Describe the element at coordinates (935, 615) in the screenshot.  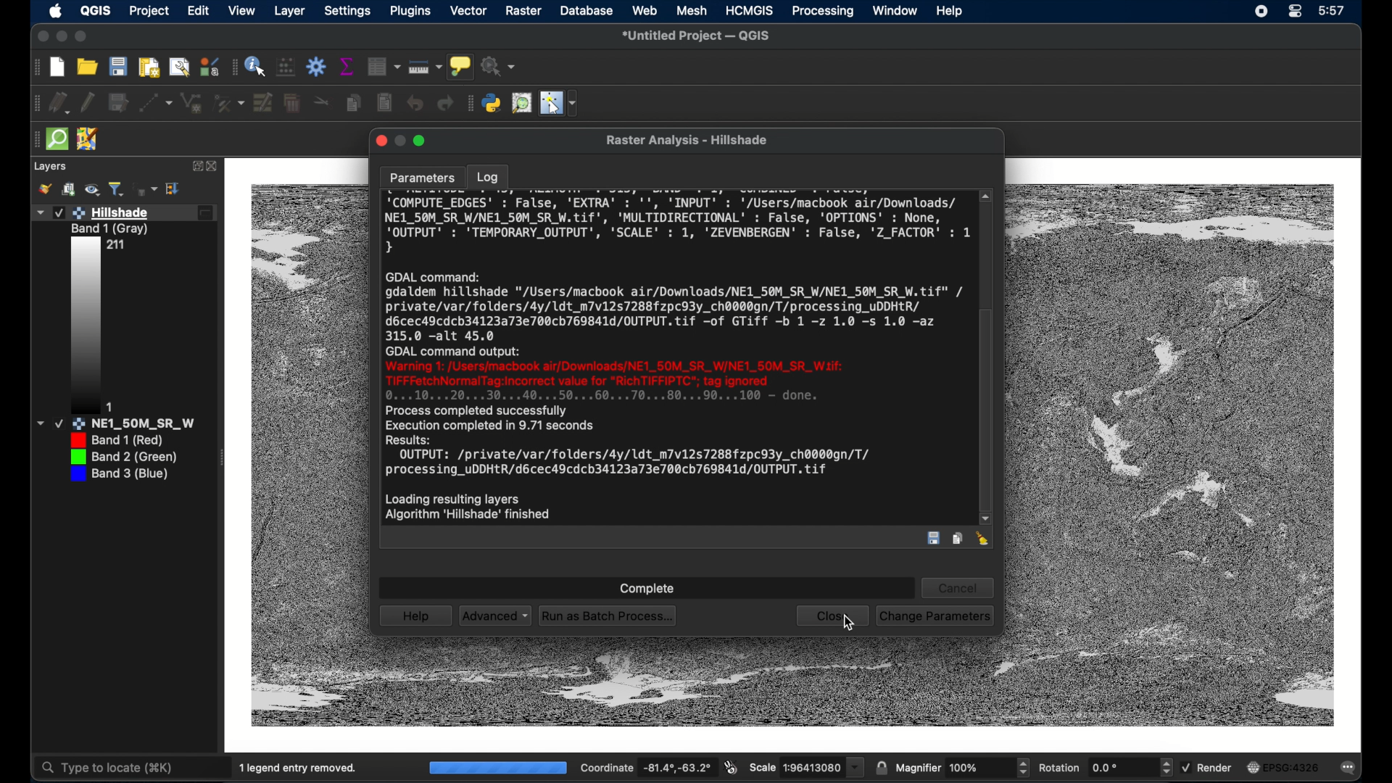
I see `change  parameters` at that location.